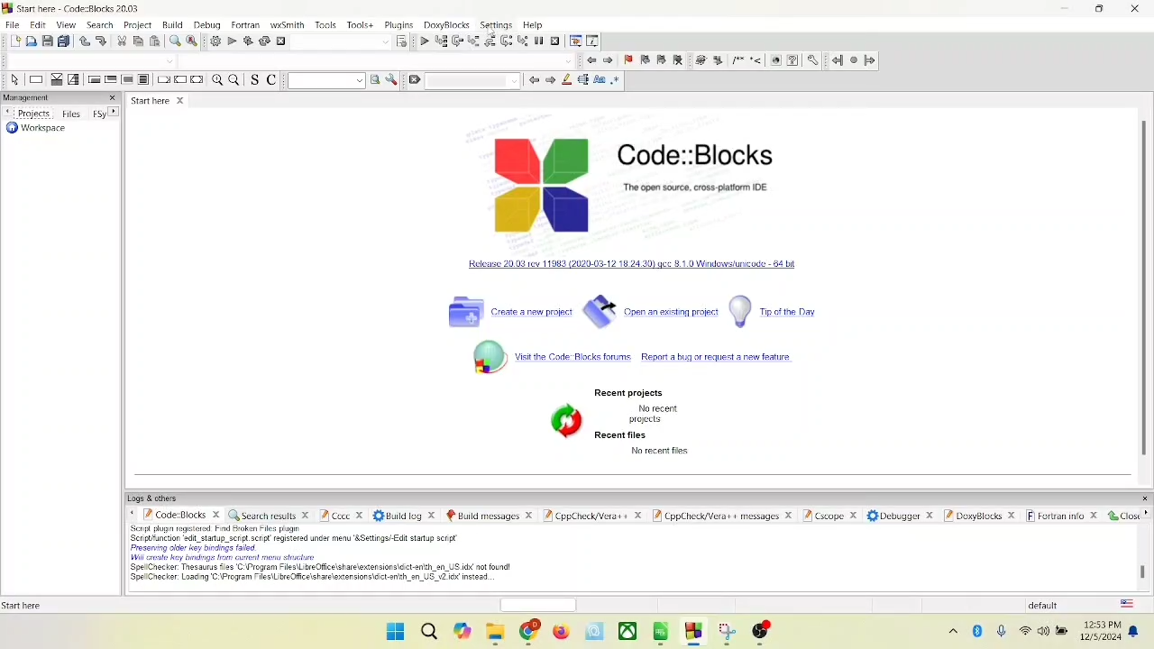 Image resolution: width=1154 pixels, height=649 pixels. I want to click on code::blocks, so click(170, 516).